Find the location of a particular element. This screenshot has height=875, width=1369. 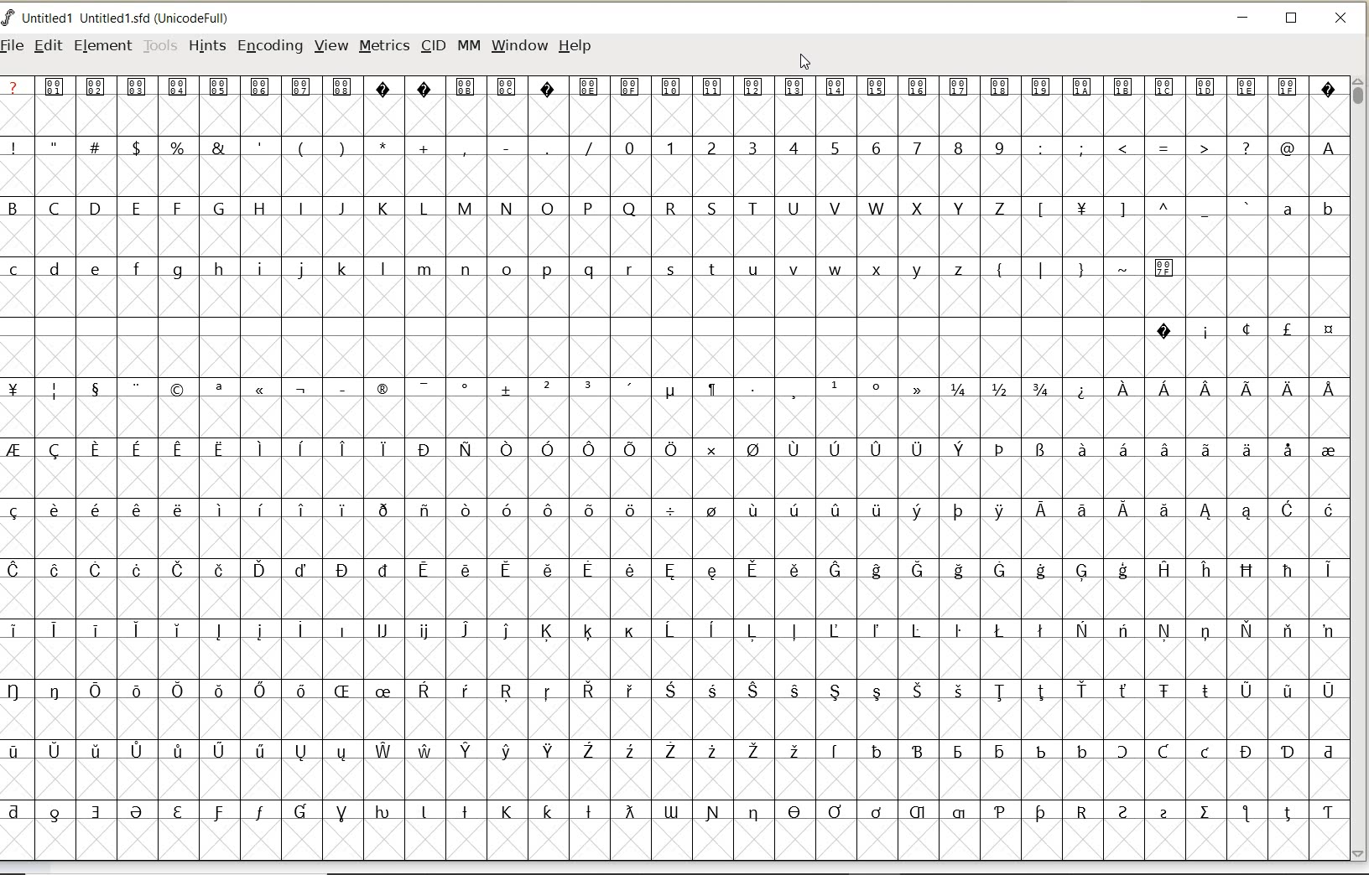

MINIMIZE is located at coordinates (1244, 20).